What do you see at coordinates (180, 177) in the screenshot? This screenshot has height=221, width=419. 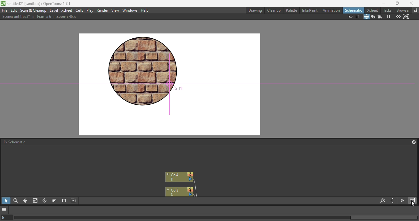 I see `Col4: D` at bounding box center [180, 177].